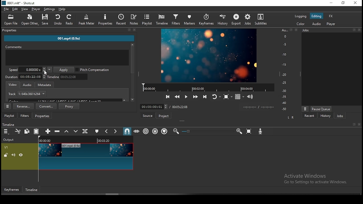 This screenshot has height=204, width=363. What do you see at coordinates (6, 131) in the screenshot?
I see `timeline menu` at bounding box center [6, 131].